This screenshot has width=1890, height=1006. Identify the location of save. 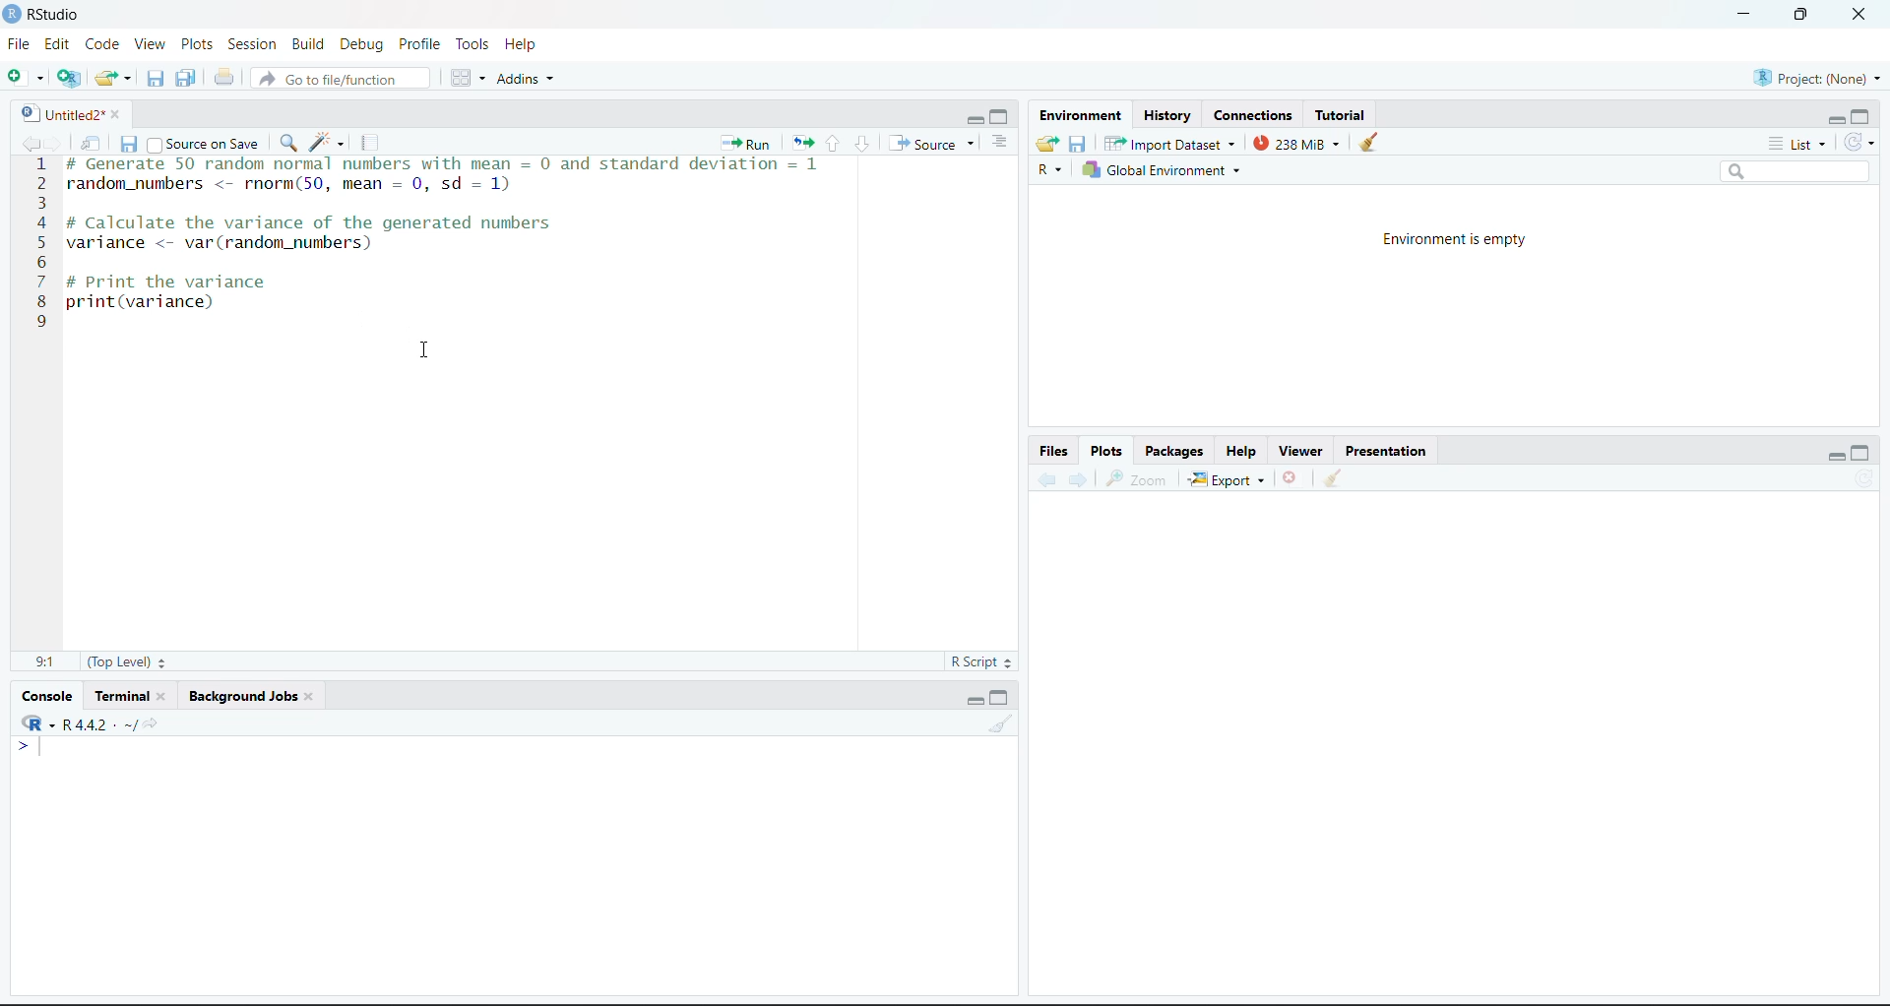
(129, 144).